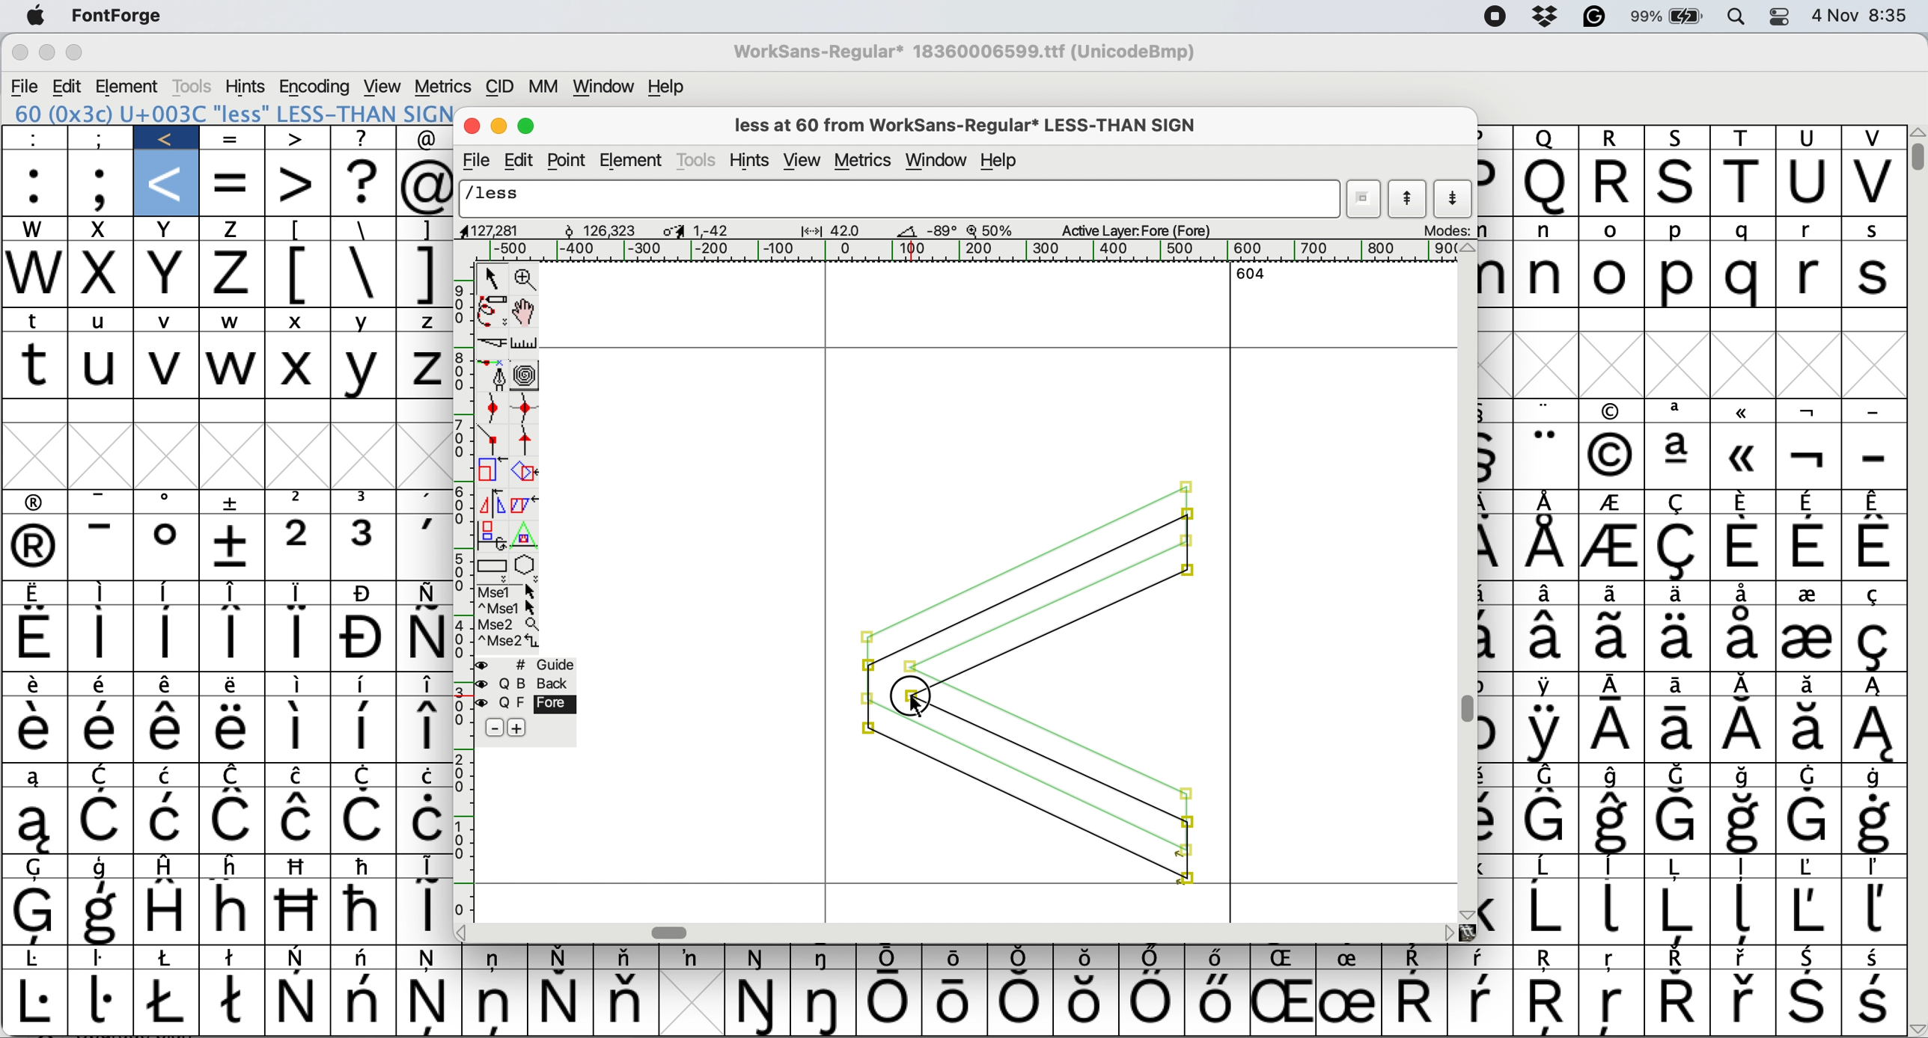  I want to click on maximise, so click(83, 55).